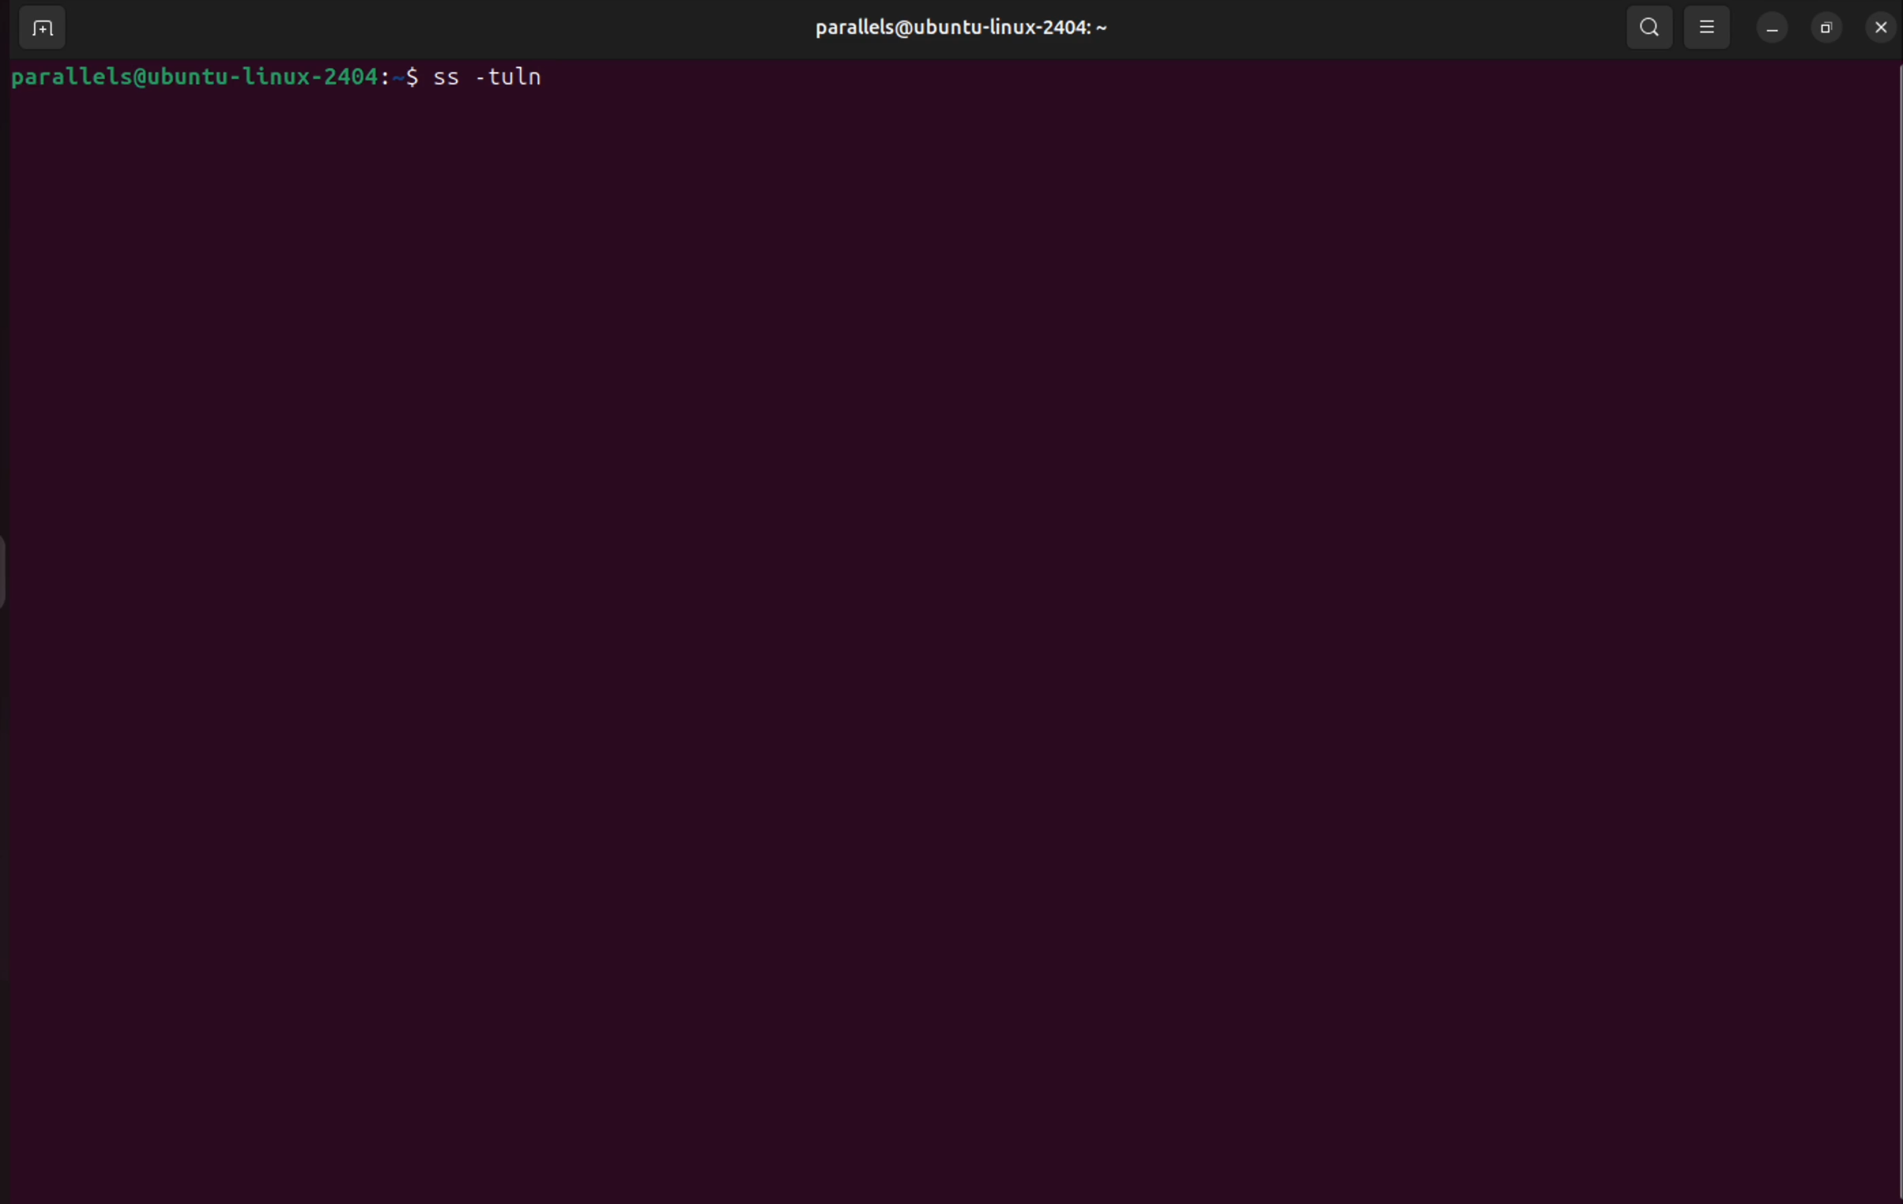  What do you see at coordinates (195, 75) in the screenshot?
I see `bash prompt` at bounding box center [195, 75].